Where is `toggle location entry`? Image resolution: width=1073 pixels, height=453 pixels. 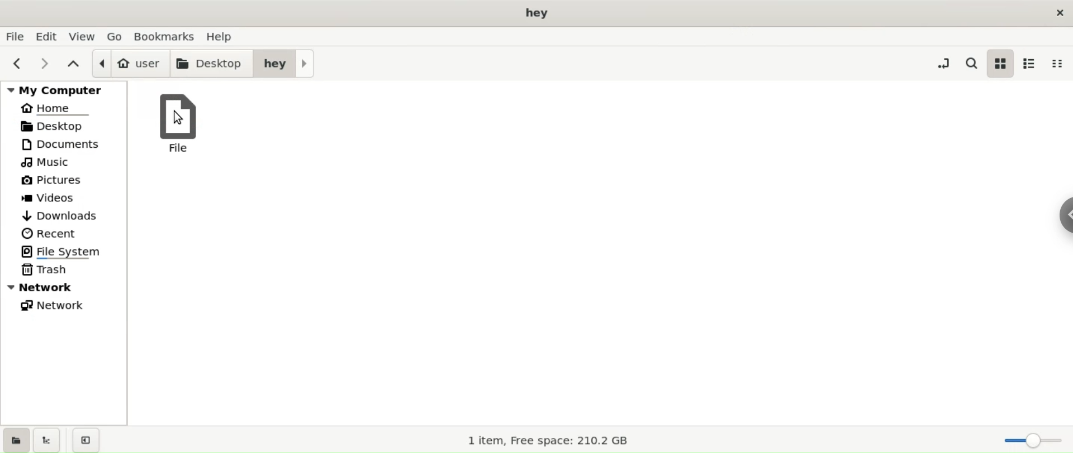
toggle location entry is located at coordinates (943, 63).